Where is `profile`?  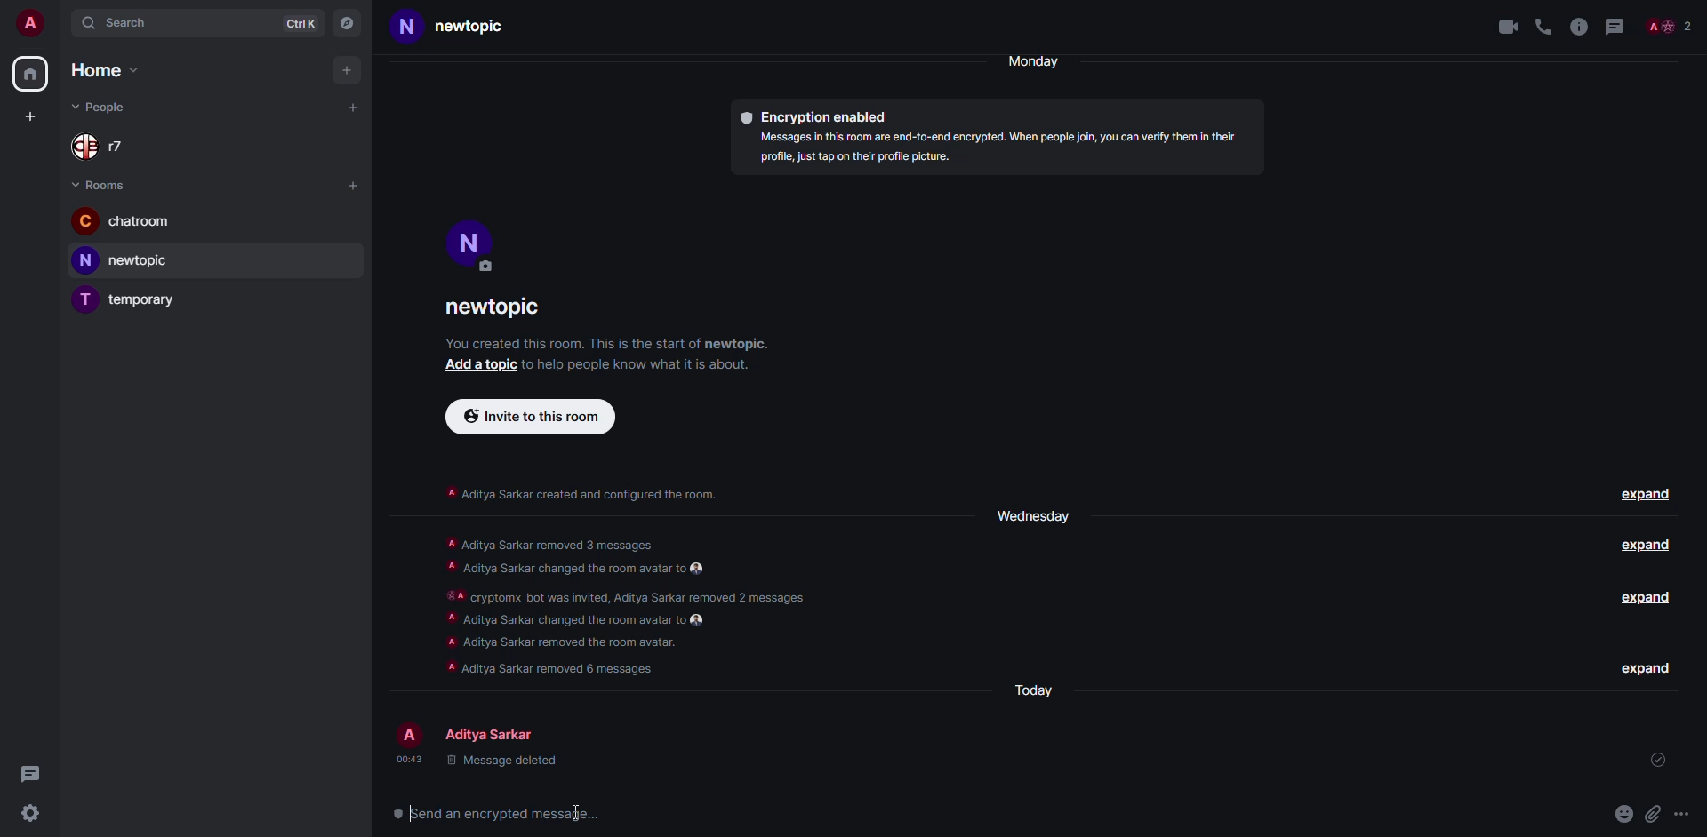 profile is located at coordinates (408, 733).